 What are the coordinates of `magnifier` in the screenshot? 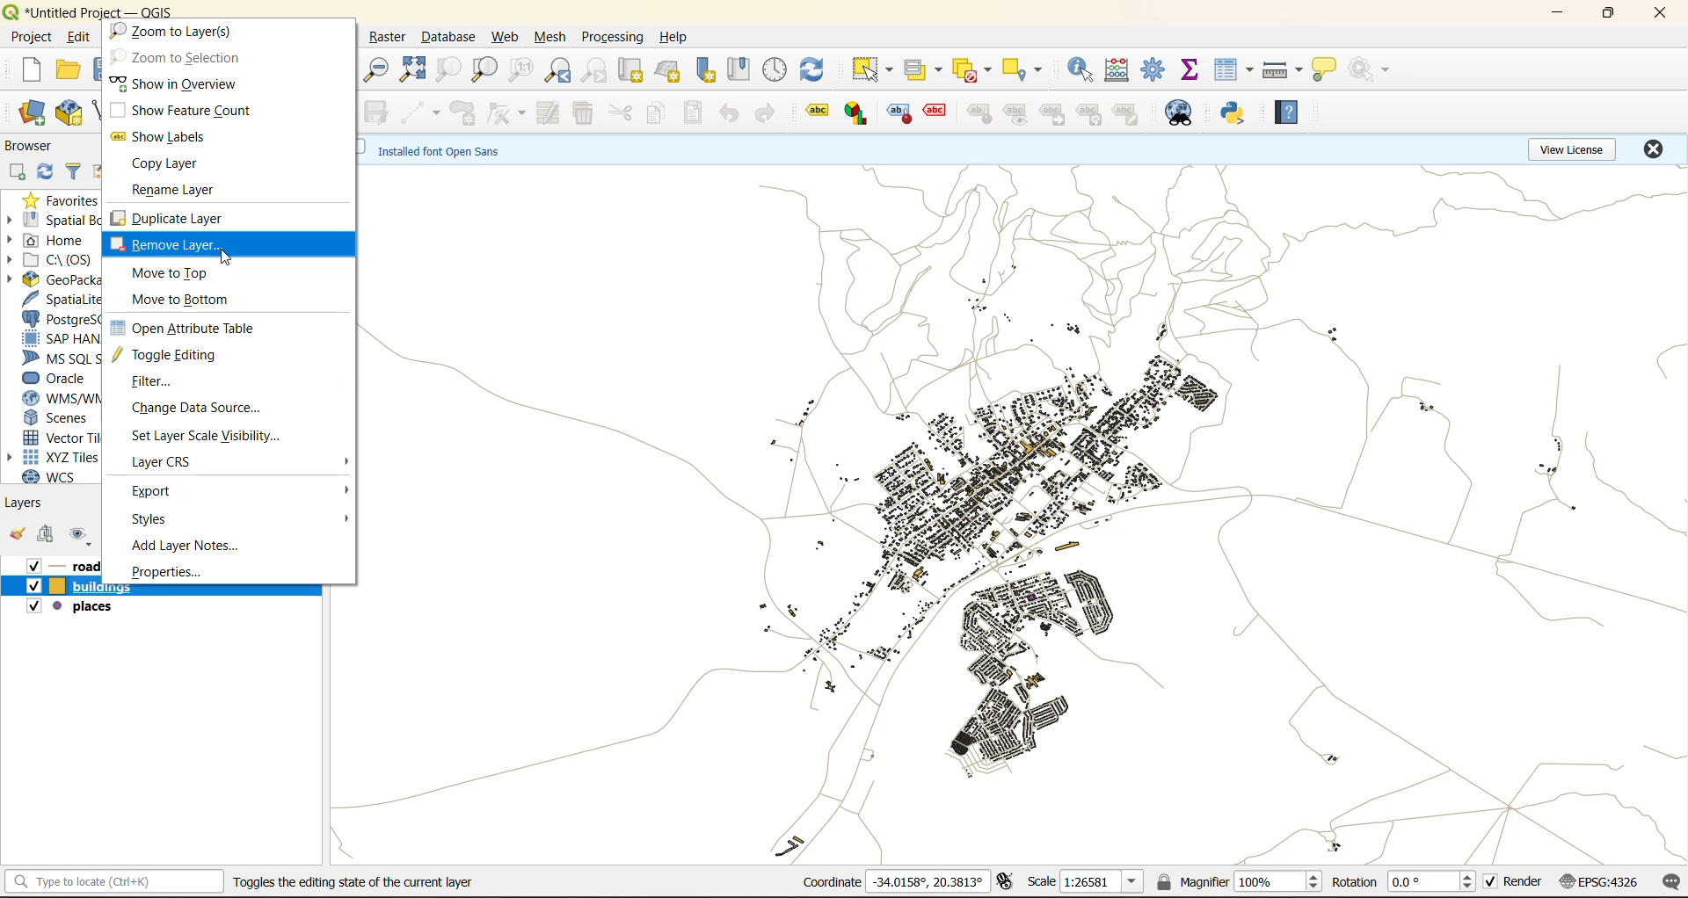 It's located at (1239, 885).